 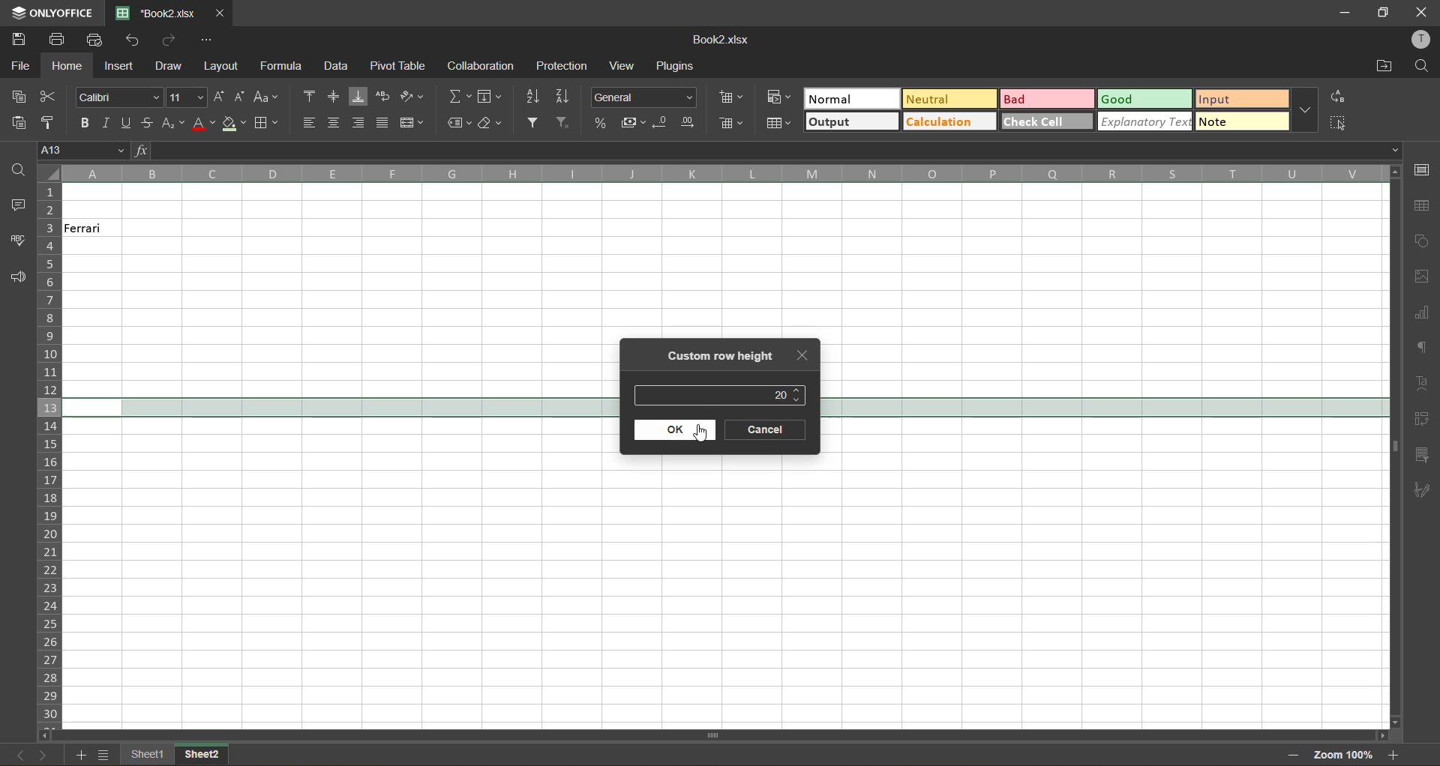 What do you see at coordinates (49, 97) in the screenshot?
I see `cut` at bounding box center [49, 97].